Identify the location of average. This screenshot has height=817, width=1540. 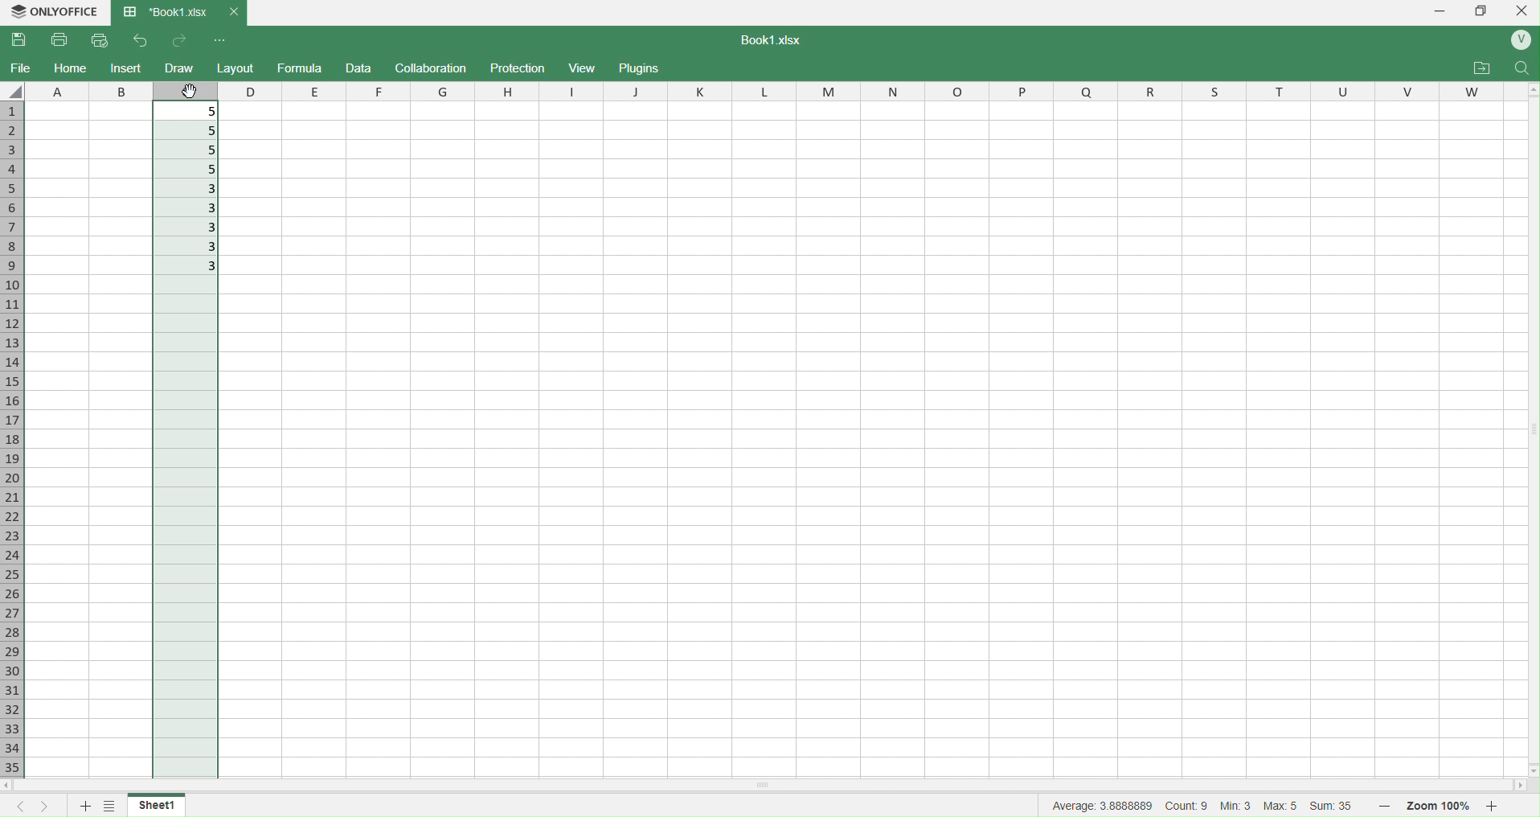
(1104, 805).